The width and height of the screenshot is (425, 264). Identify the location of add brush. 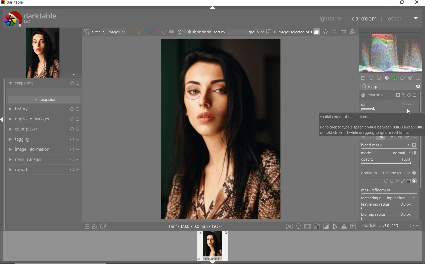
(403, 180).